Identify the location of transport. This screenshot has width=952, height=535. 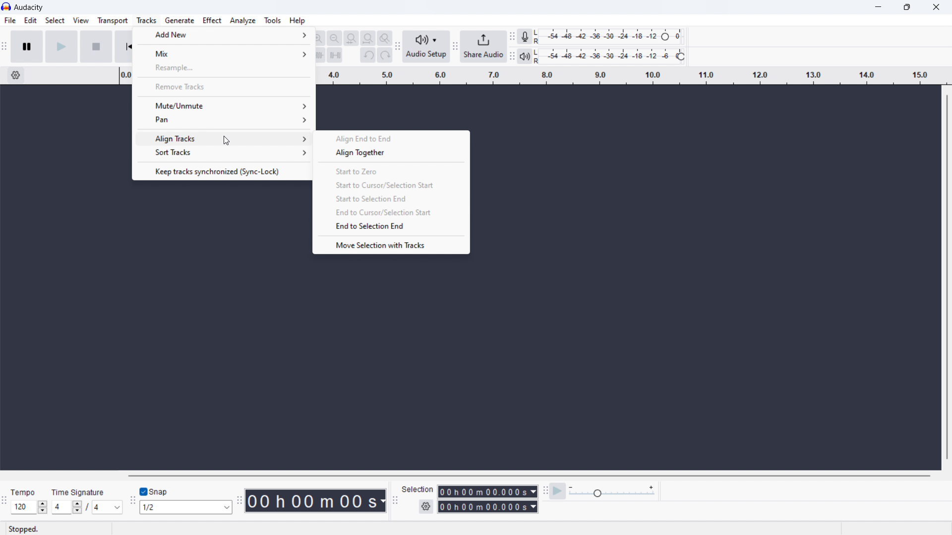
(113, 21).